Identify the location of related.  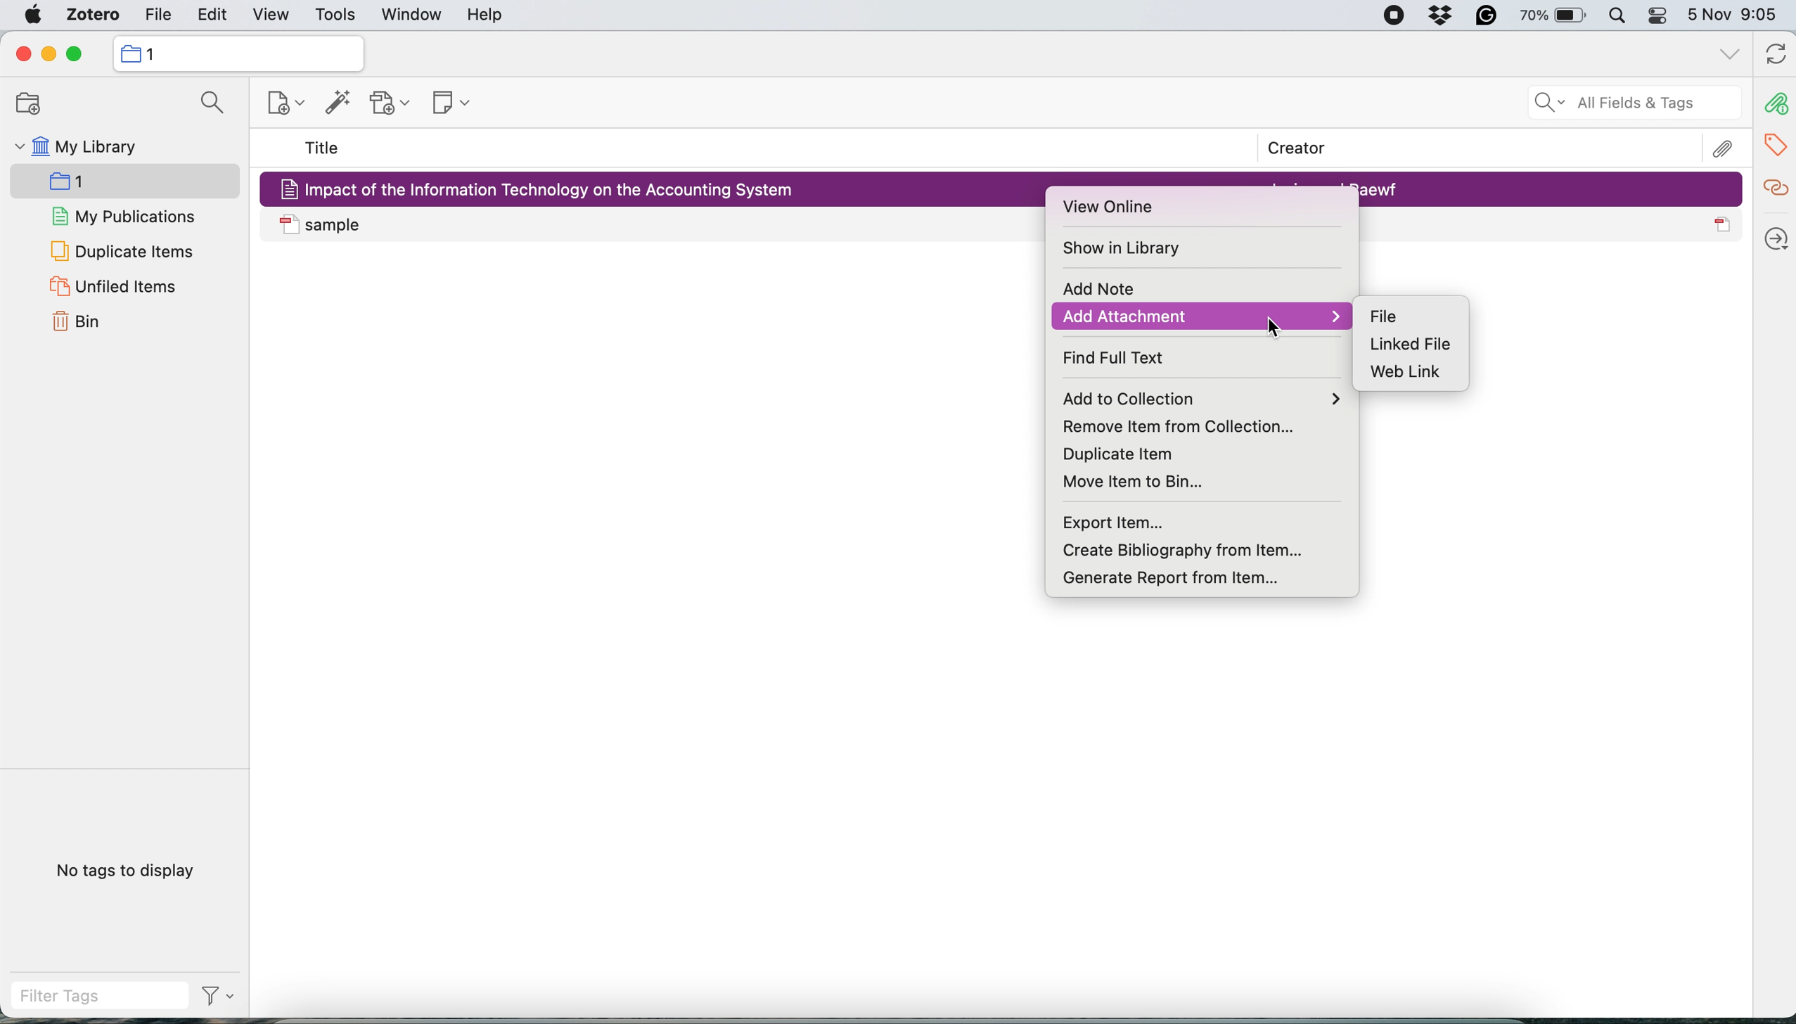
(1774, 186).